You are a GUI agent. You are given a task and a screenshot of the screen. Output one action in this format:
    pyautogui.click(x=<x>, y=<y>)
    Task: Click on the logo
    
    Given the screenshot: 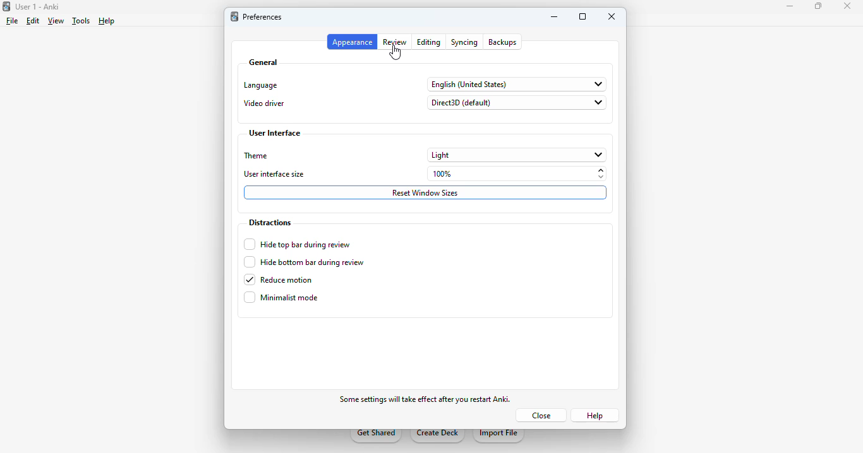 What is the action you would take?
    pyautogui.click(x=6, y=6)
    